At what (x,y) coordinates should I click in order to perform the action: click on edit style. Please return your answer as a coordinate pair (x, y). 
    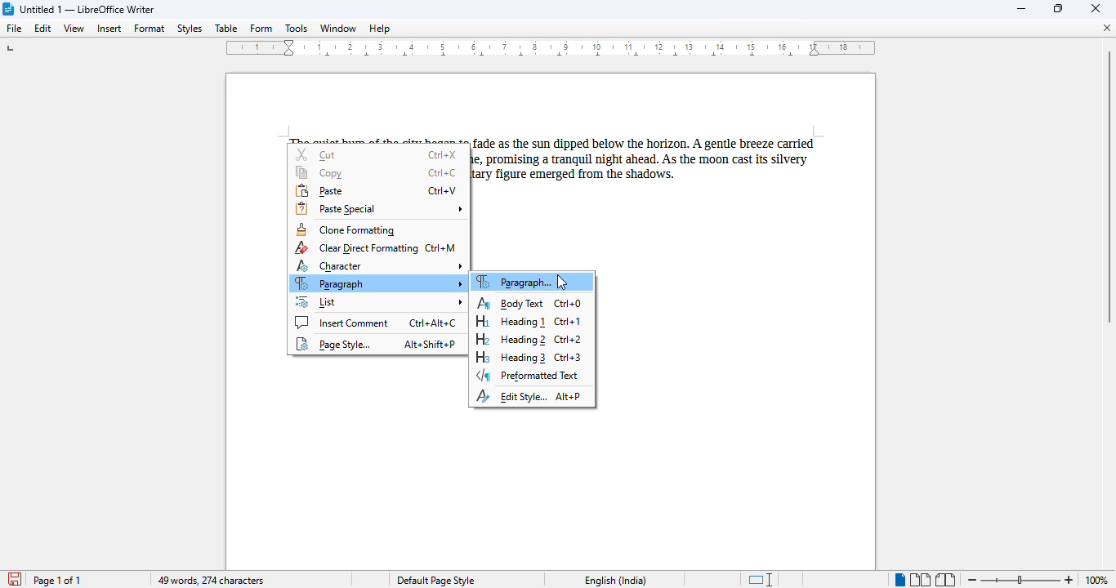
    Looking at the image, I should click on (529, 396).